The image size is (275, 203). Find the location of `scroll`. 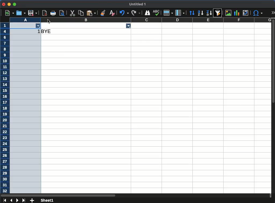

scroll is located at coordinates (135, 195).